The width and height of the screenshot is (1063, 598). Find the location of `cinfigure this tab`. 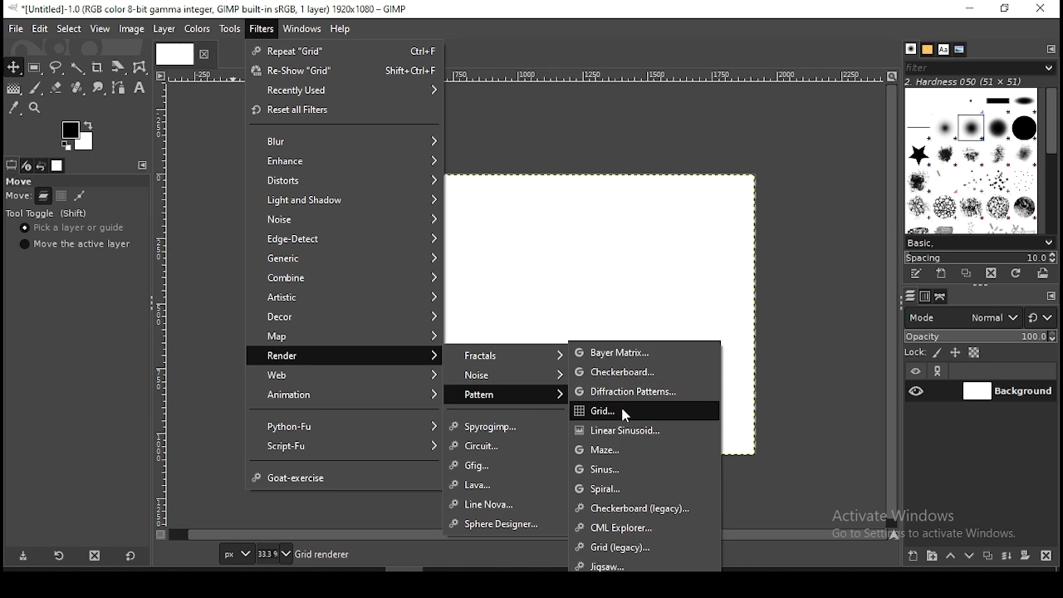

cinfigure this tab is located at coordinates (1052, 296).